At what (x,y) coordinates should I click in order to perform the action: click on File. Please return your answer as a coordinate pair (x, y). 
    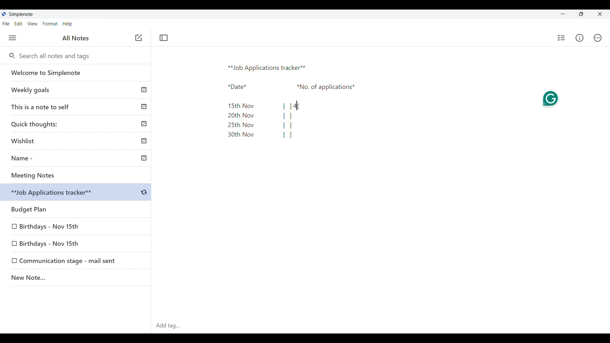
    Looking at the image, I should click on (6, 23).